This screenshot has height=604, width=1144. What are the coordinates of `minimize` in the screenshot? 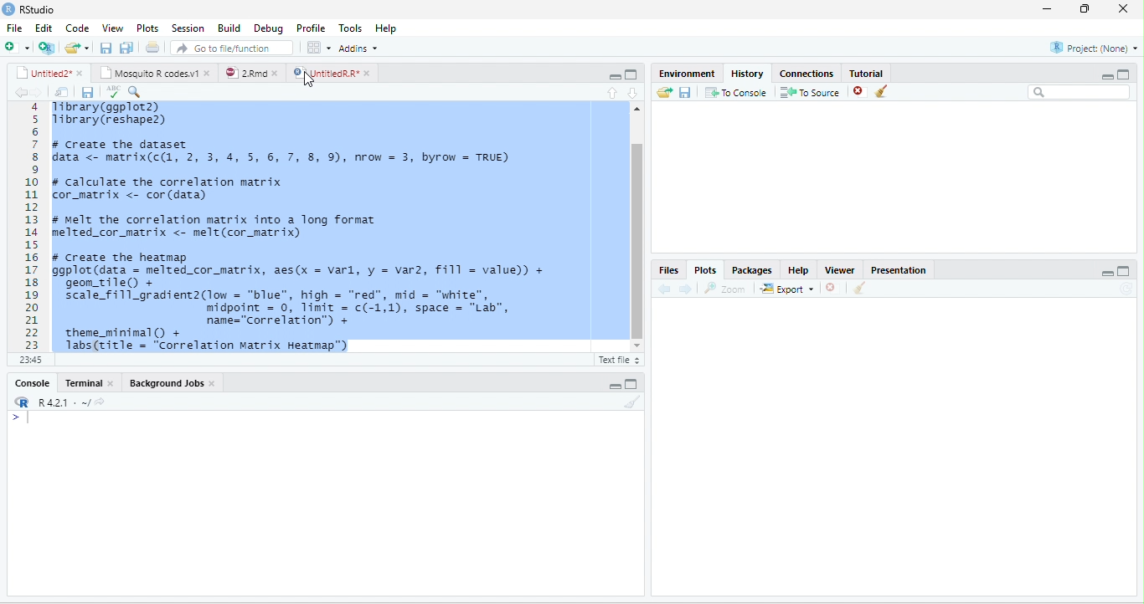 It's located at (1045, 9).